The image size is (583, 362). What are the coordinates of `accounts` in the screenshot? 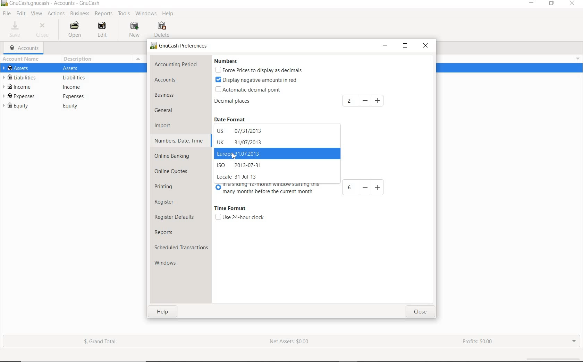 It's located at (174, 80).